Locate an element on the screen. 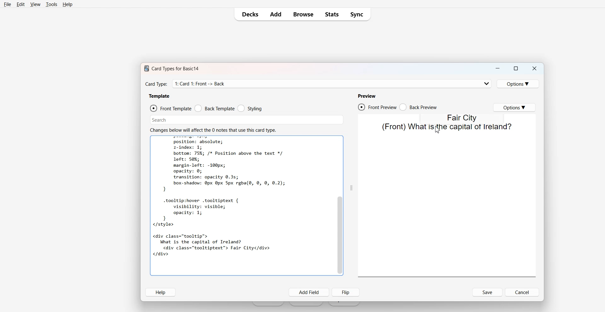 The image size is (605, 312). Add Field is located at coordinates (309, 292).